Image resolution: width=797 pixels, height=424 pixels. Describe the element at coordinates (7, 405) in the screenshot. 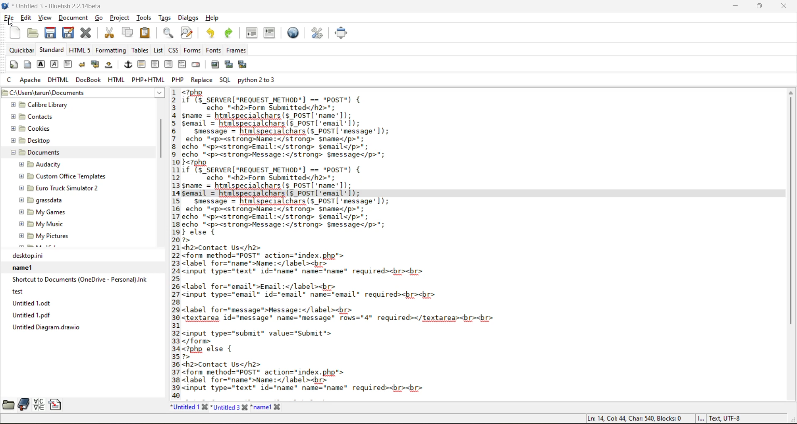

I see `file browser` at that location.